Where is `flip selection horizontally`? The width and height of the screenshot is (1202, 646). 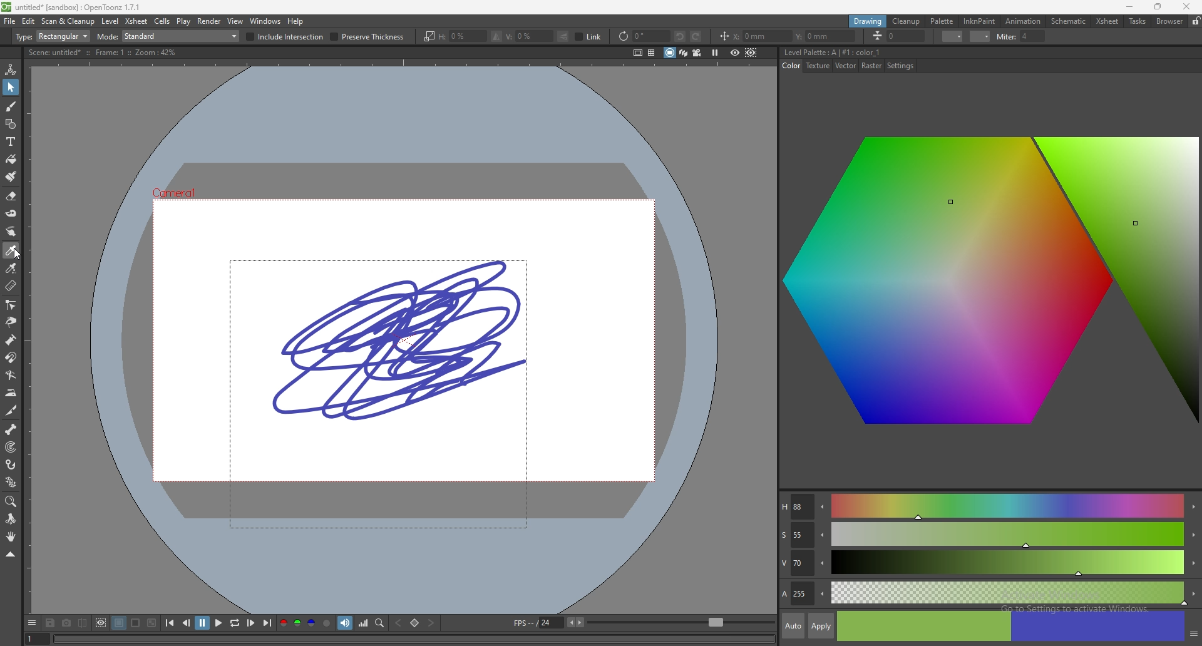 flip selection horizontally is located at coordinates (496, 36).